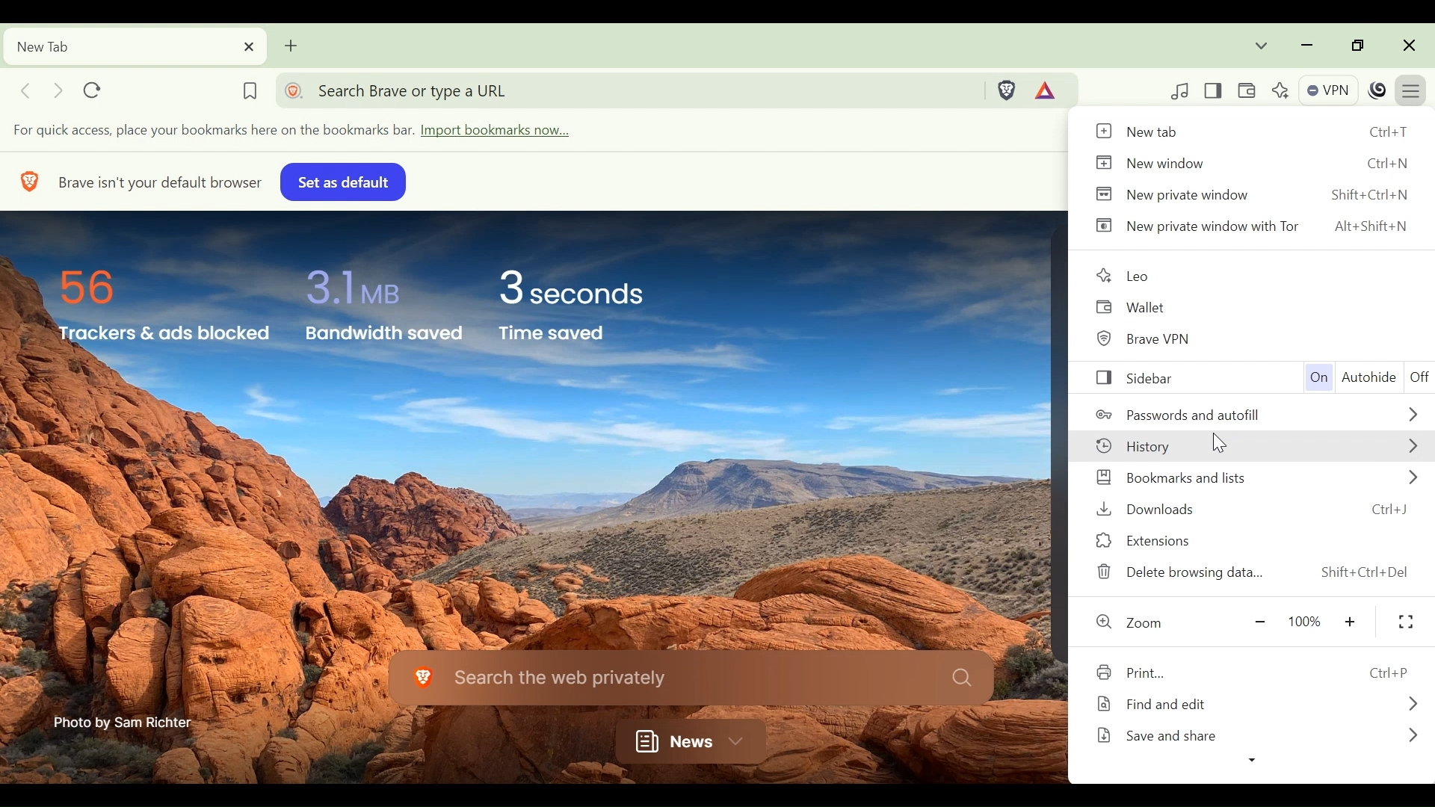  What do you see at coordinates (1257, 507) in the screenshot?
I see `Downloads Ctrl+J` at bounding box center [1257, 507].